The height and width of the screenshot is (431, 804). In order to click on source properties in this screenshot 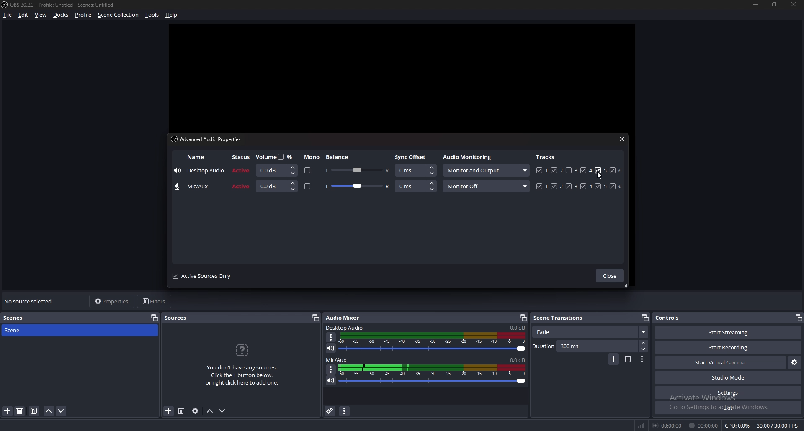, I will do `click(195, 411)`.